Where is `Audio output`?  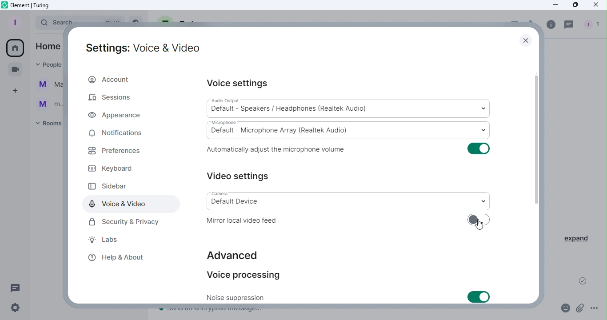 Audio output is located at coordinates (349, 108).